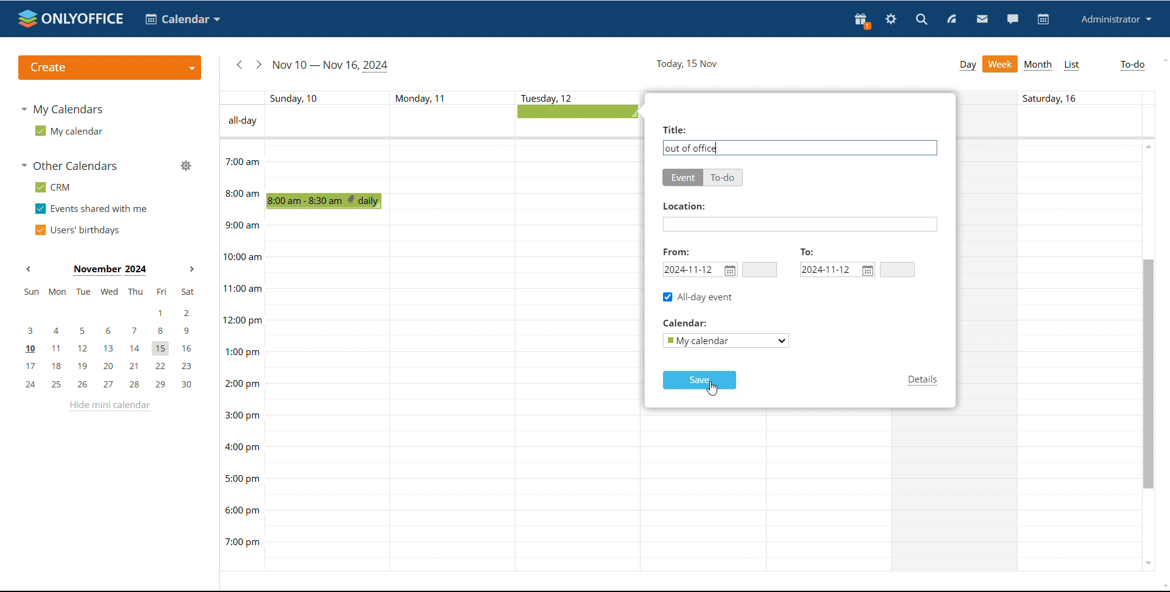 The image size is (1170, 592). I want to click on current date, so click(331, 66).